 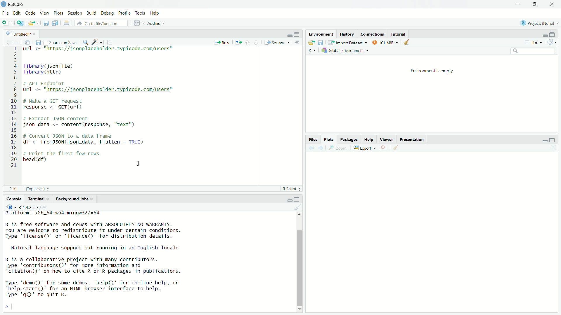 I want to click on Minimize, so click(x=289, y=35).